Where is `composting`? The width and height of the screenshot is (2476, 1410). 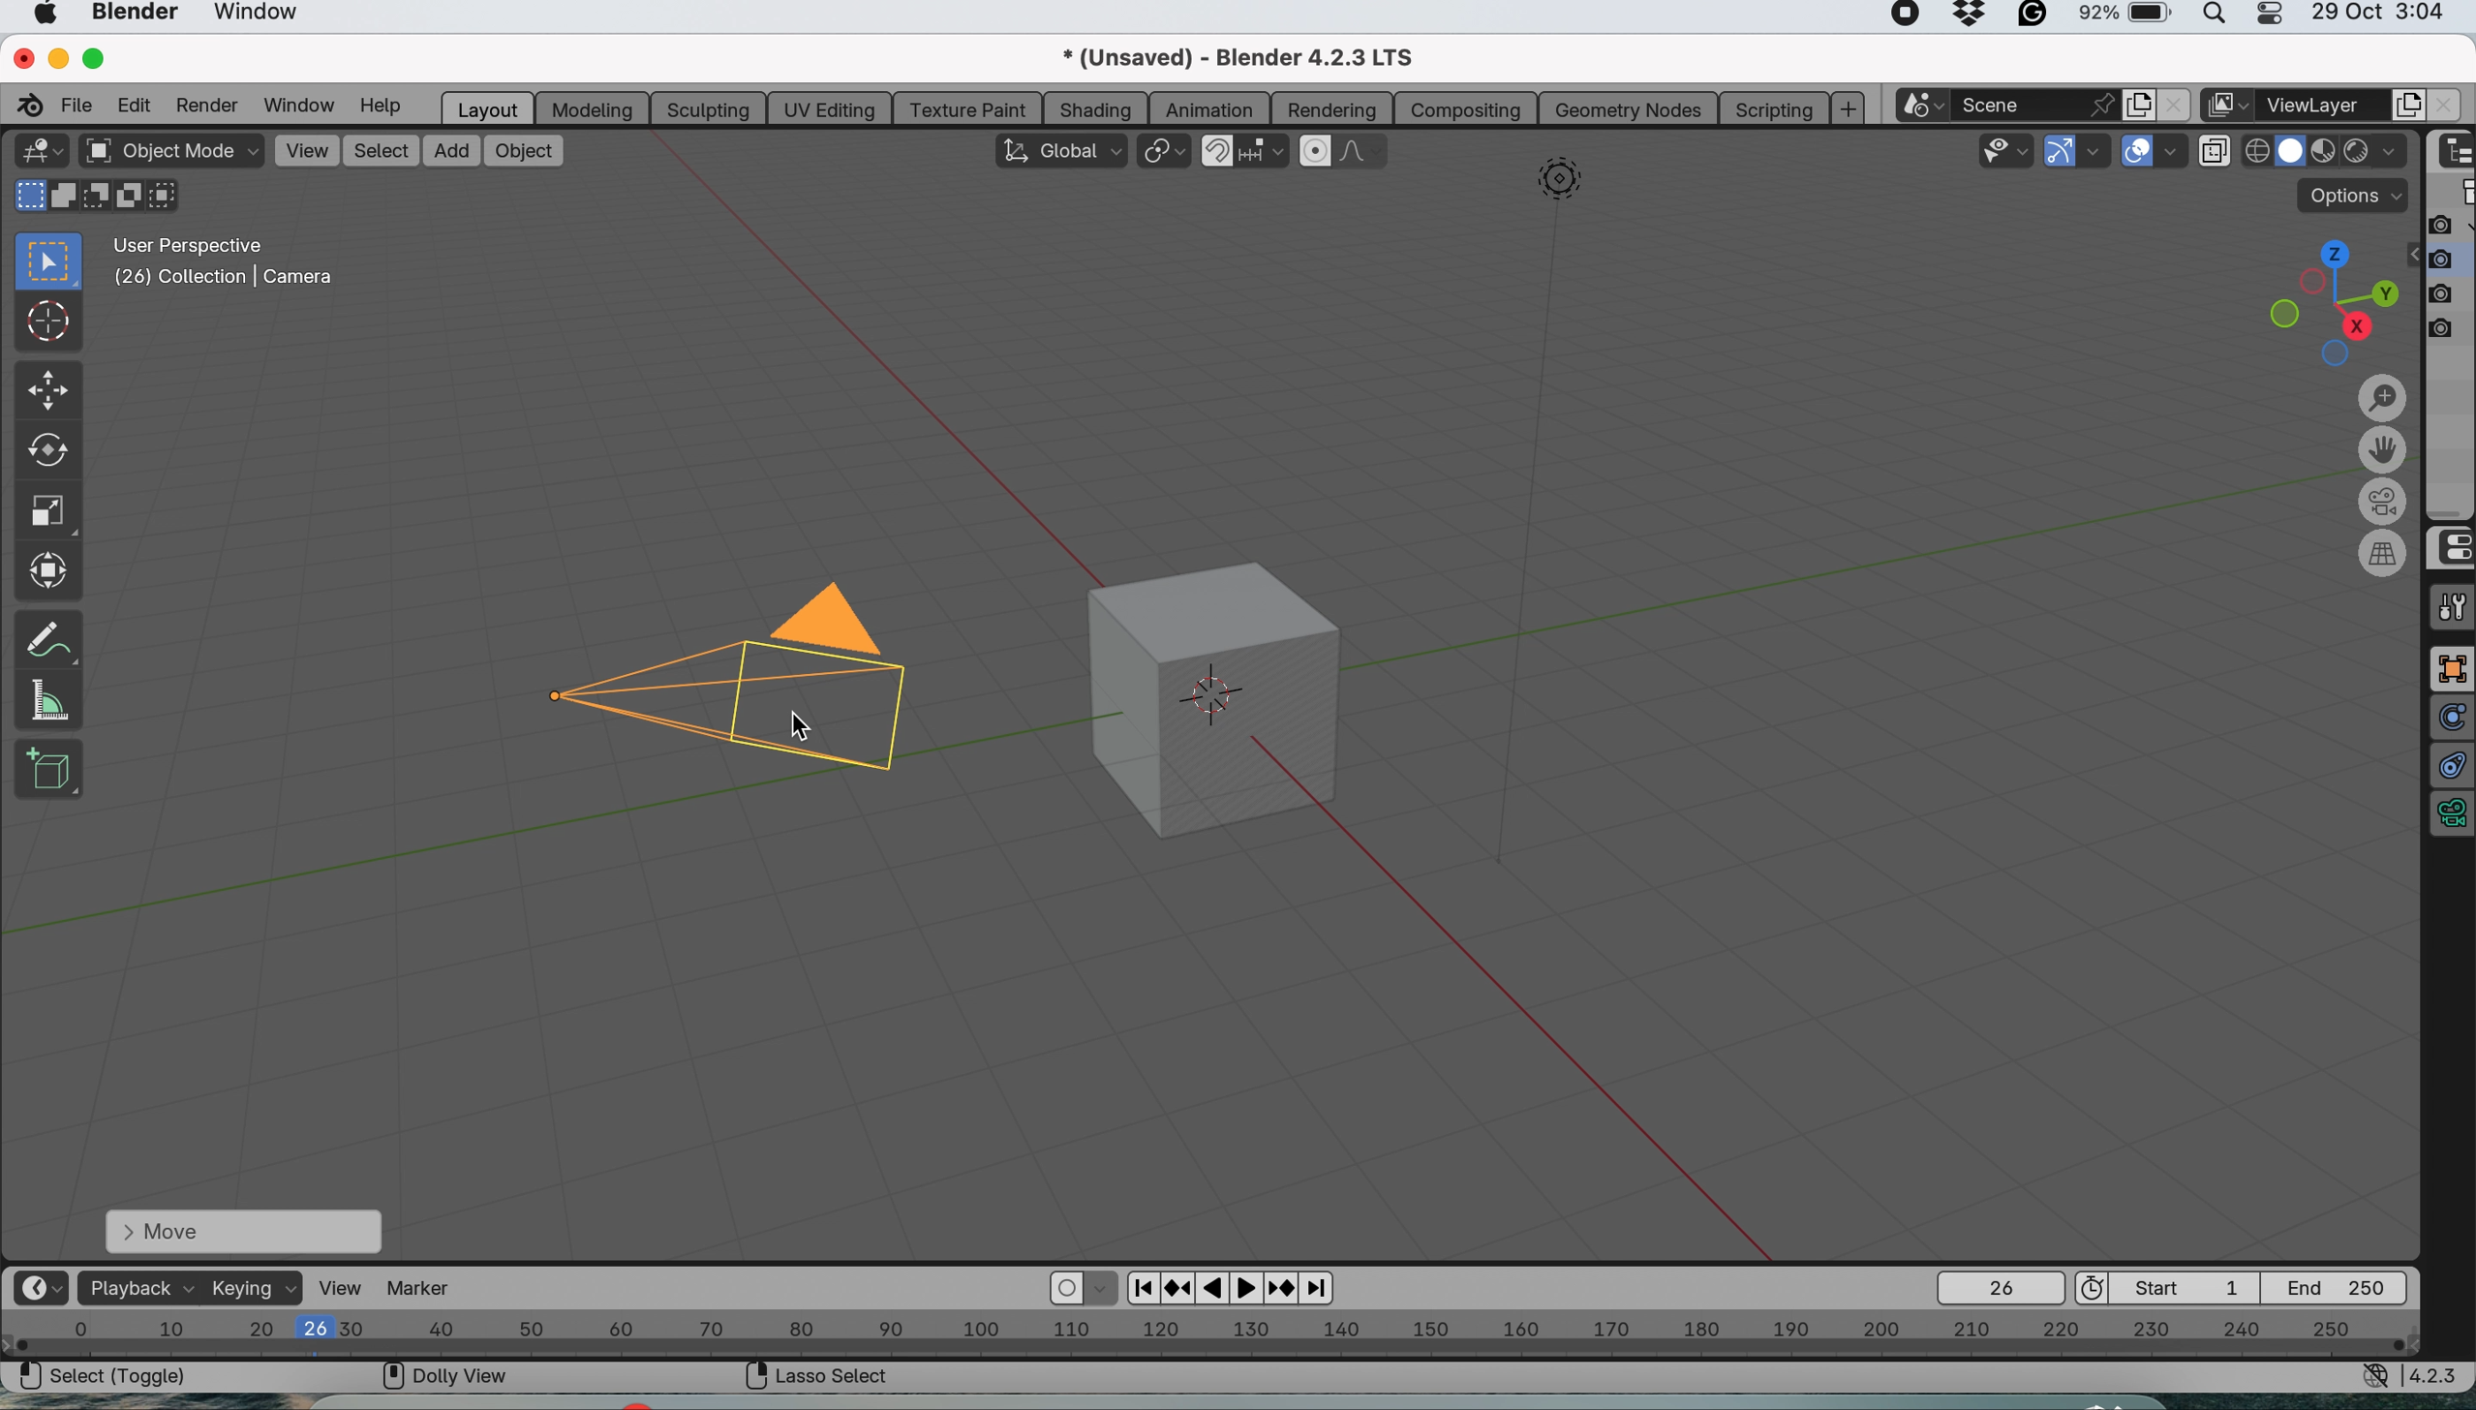 composting is located at coordinates (1470, 108).